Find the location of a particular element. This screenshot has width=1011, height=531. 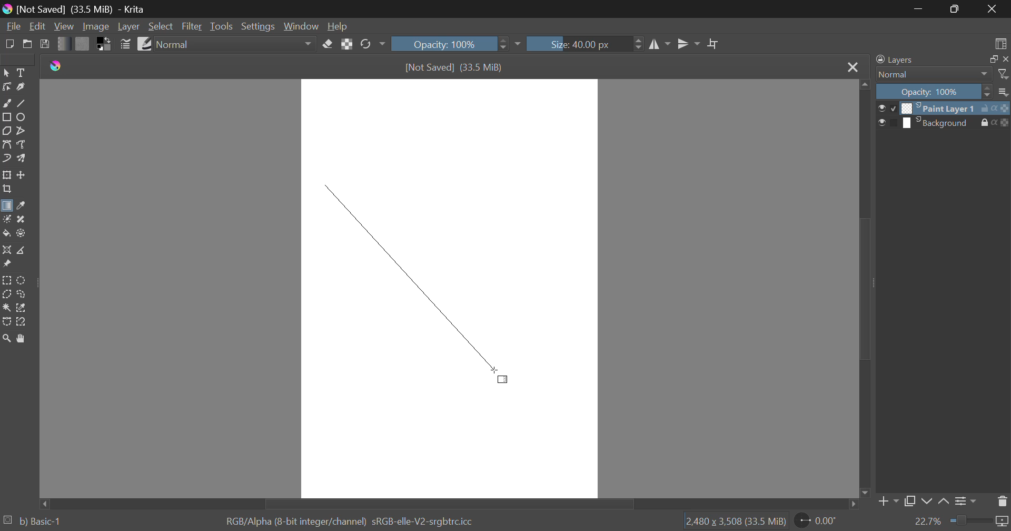

Brush Presets is located at coordinates (143, 43).